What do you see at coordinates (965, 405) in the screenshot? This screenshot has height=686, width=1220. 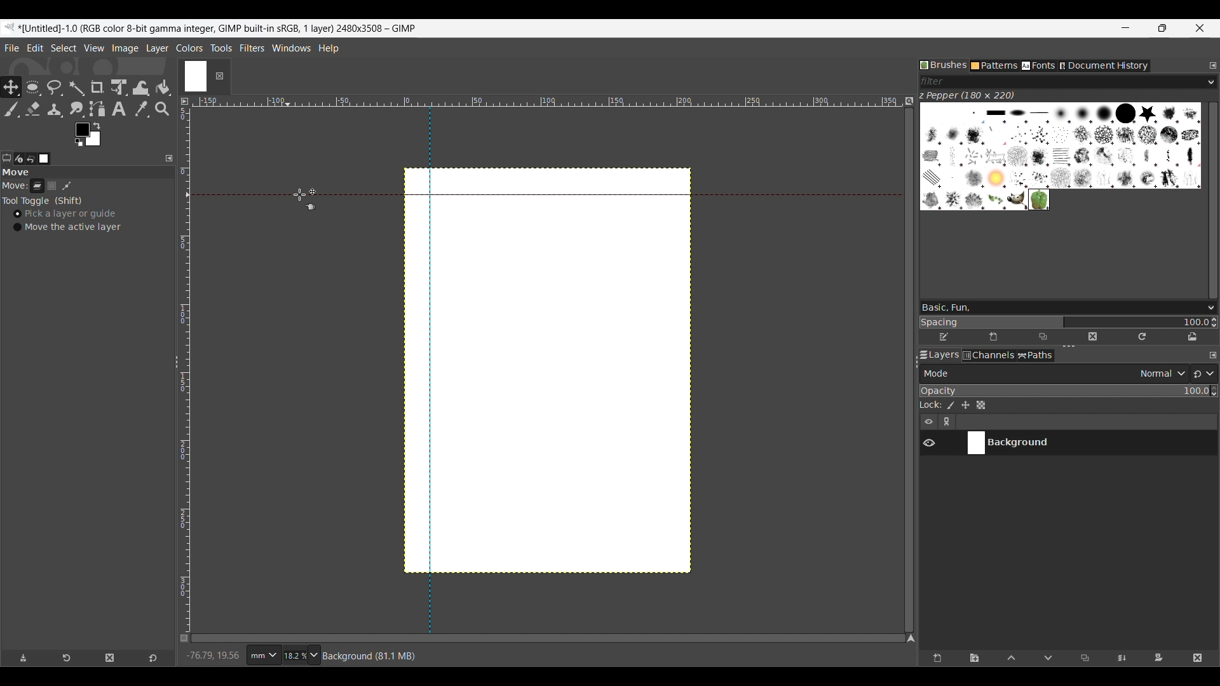 I see `Lock position and size` at bounding box center [965, 405].